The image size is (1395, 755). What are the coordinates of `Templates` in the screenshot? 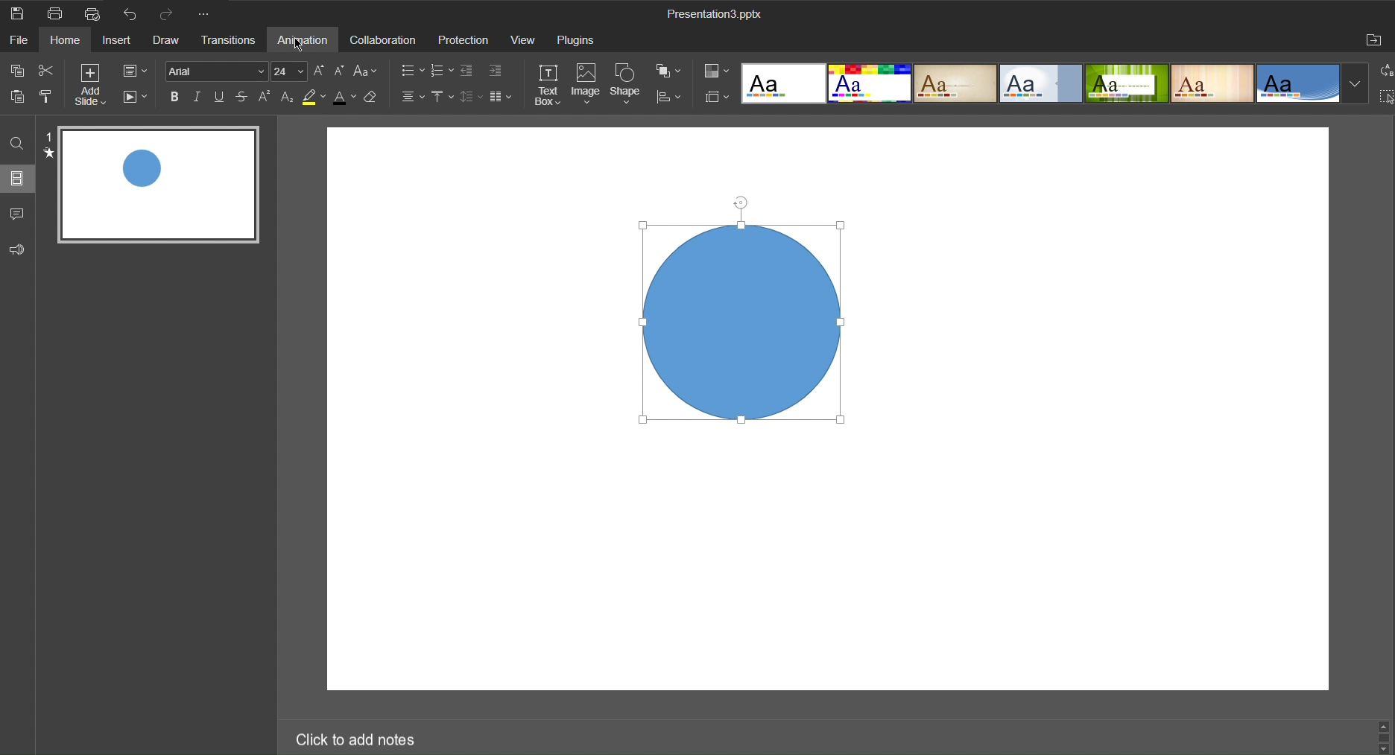 It's located at (1054, 83).